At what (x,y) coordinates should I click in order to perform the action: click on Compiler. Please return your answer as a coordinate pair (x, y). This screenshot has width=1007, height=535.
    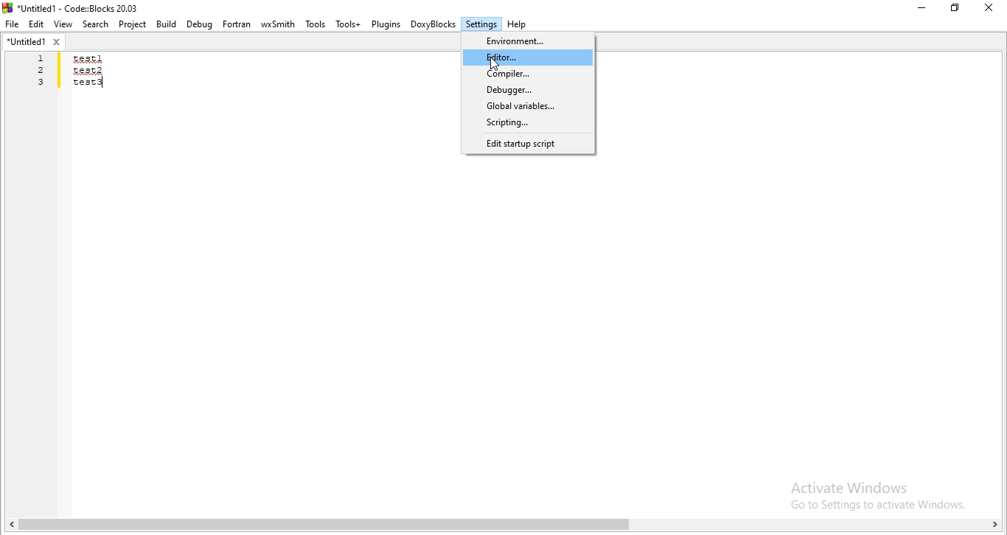
    Looking at the image, I should click on (528, 74).